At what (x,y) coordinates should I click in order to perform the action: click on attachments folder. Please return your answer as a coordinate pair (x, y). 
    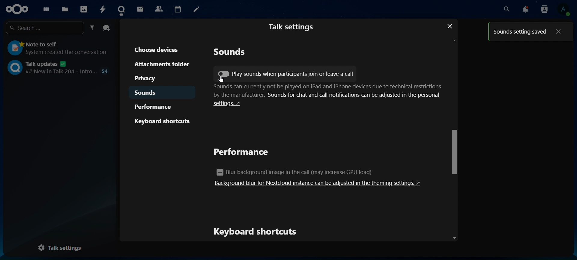
    Looking at the image, I should click on (162, 64).